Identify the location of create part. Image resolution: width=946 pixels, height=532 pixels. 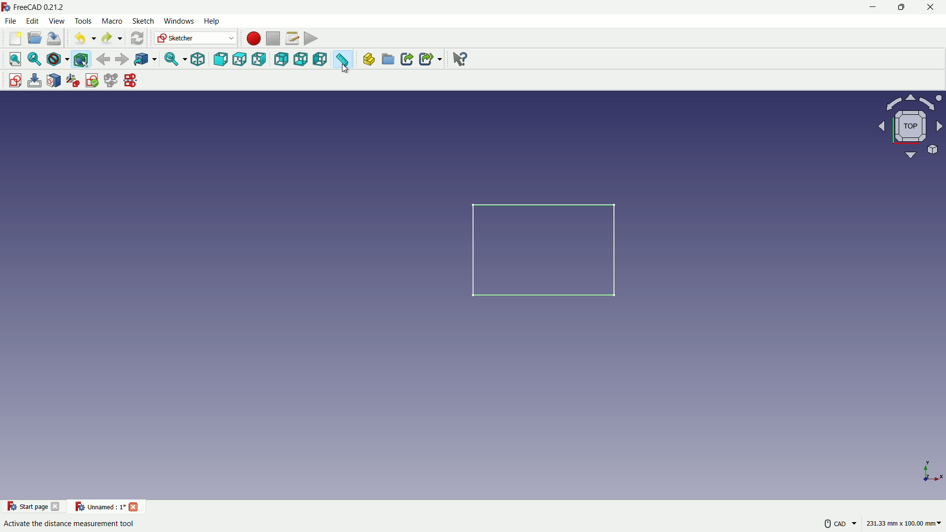
(367, 61).